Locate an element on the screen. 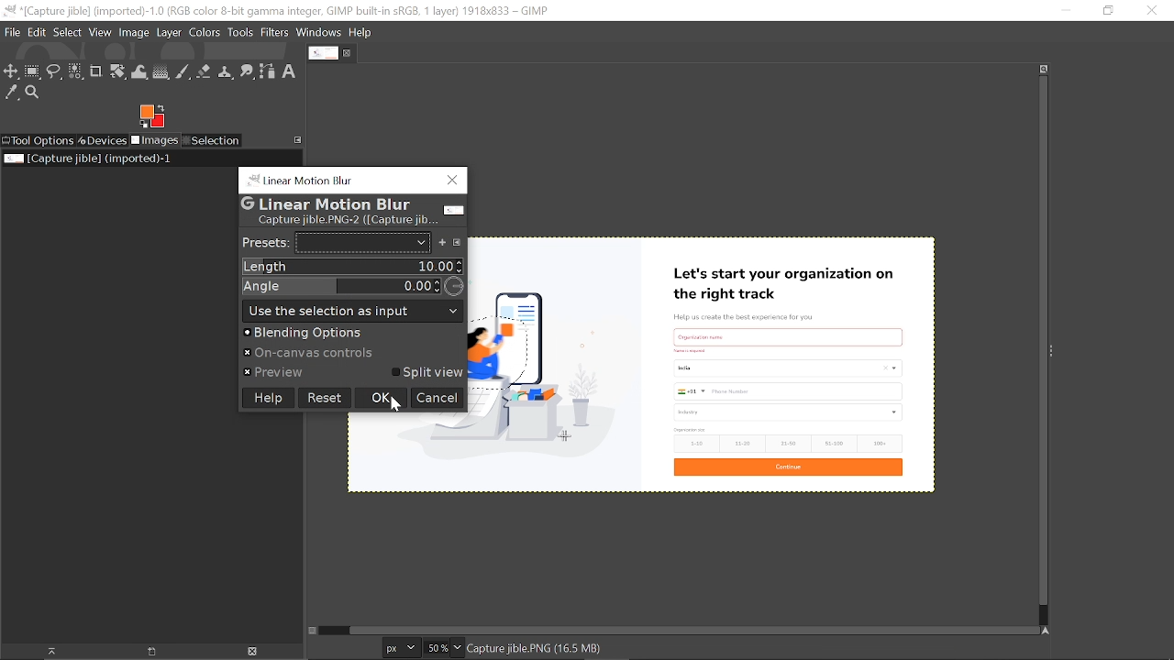  » On-canvas controls is located at coordinates (313, 354).